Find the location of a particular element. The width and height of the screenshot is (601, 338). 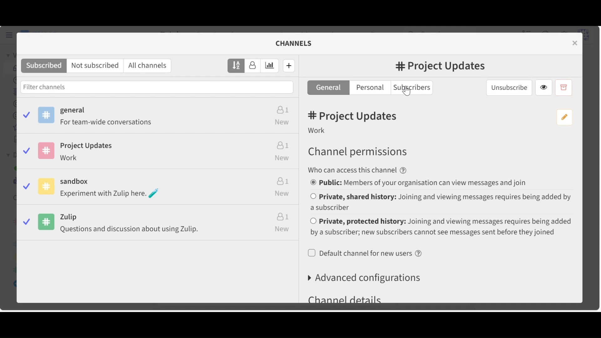

channel name is located at coordinates (443, 67).